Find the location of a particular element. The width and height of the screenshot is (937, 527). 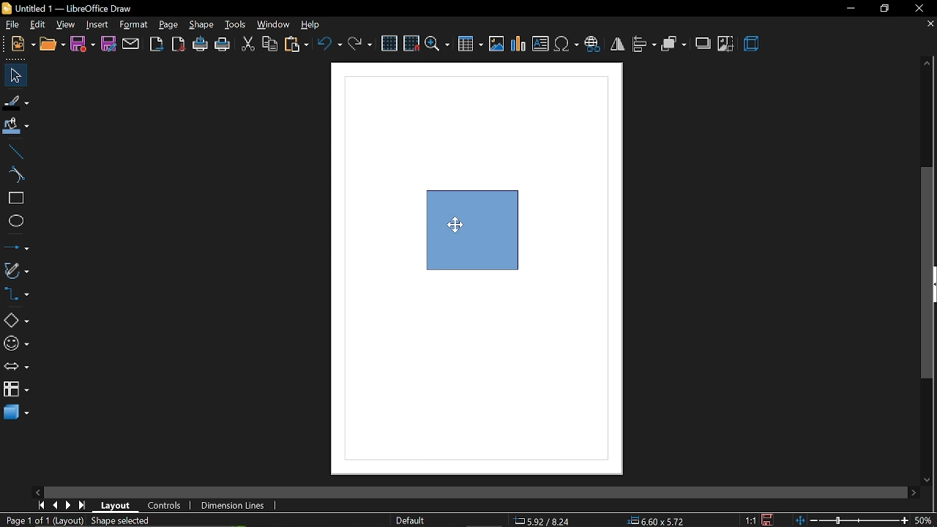

align is located at coordinates (644, 45).